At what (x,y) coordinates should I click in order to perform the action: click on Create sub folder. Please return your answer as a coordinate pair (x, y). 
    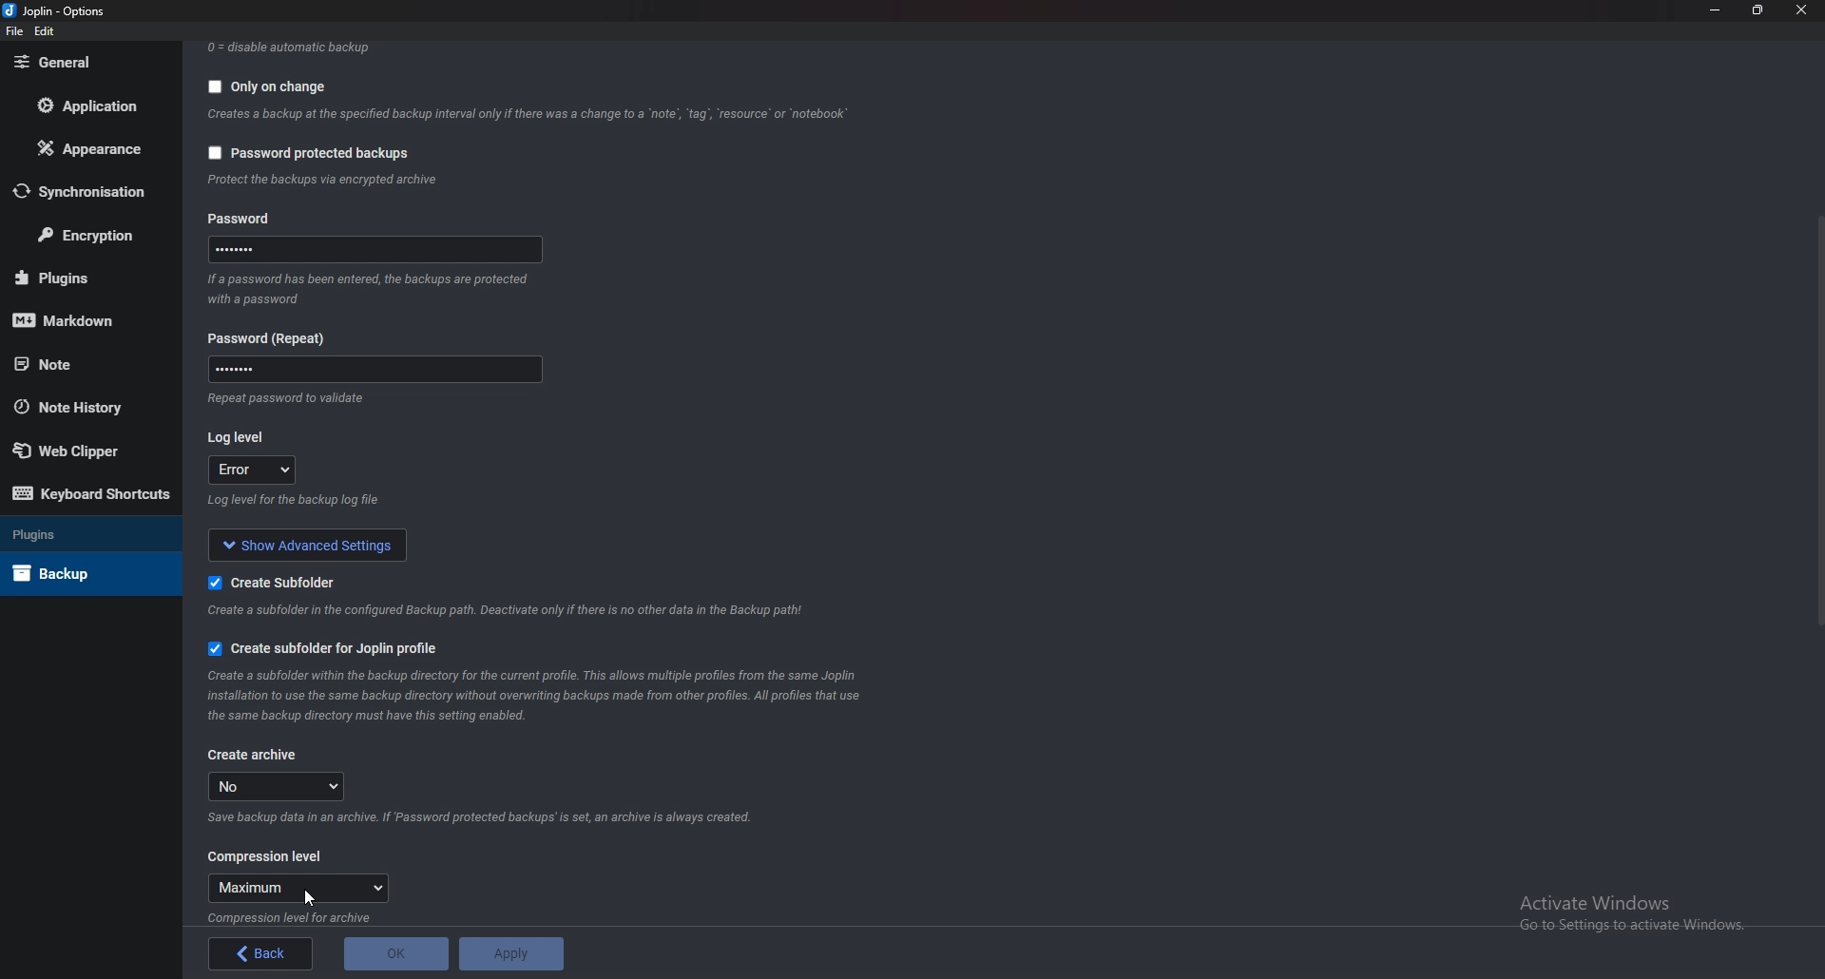
    Looking at the image, I should click on (283, 580).